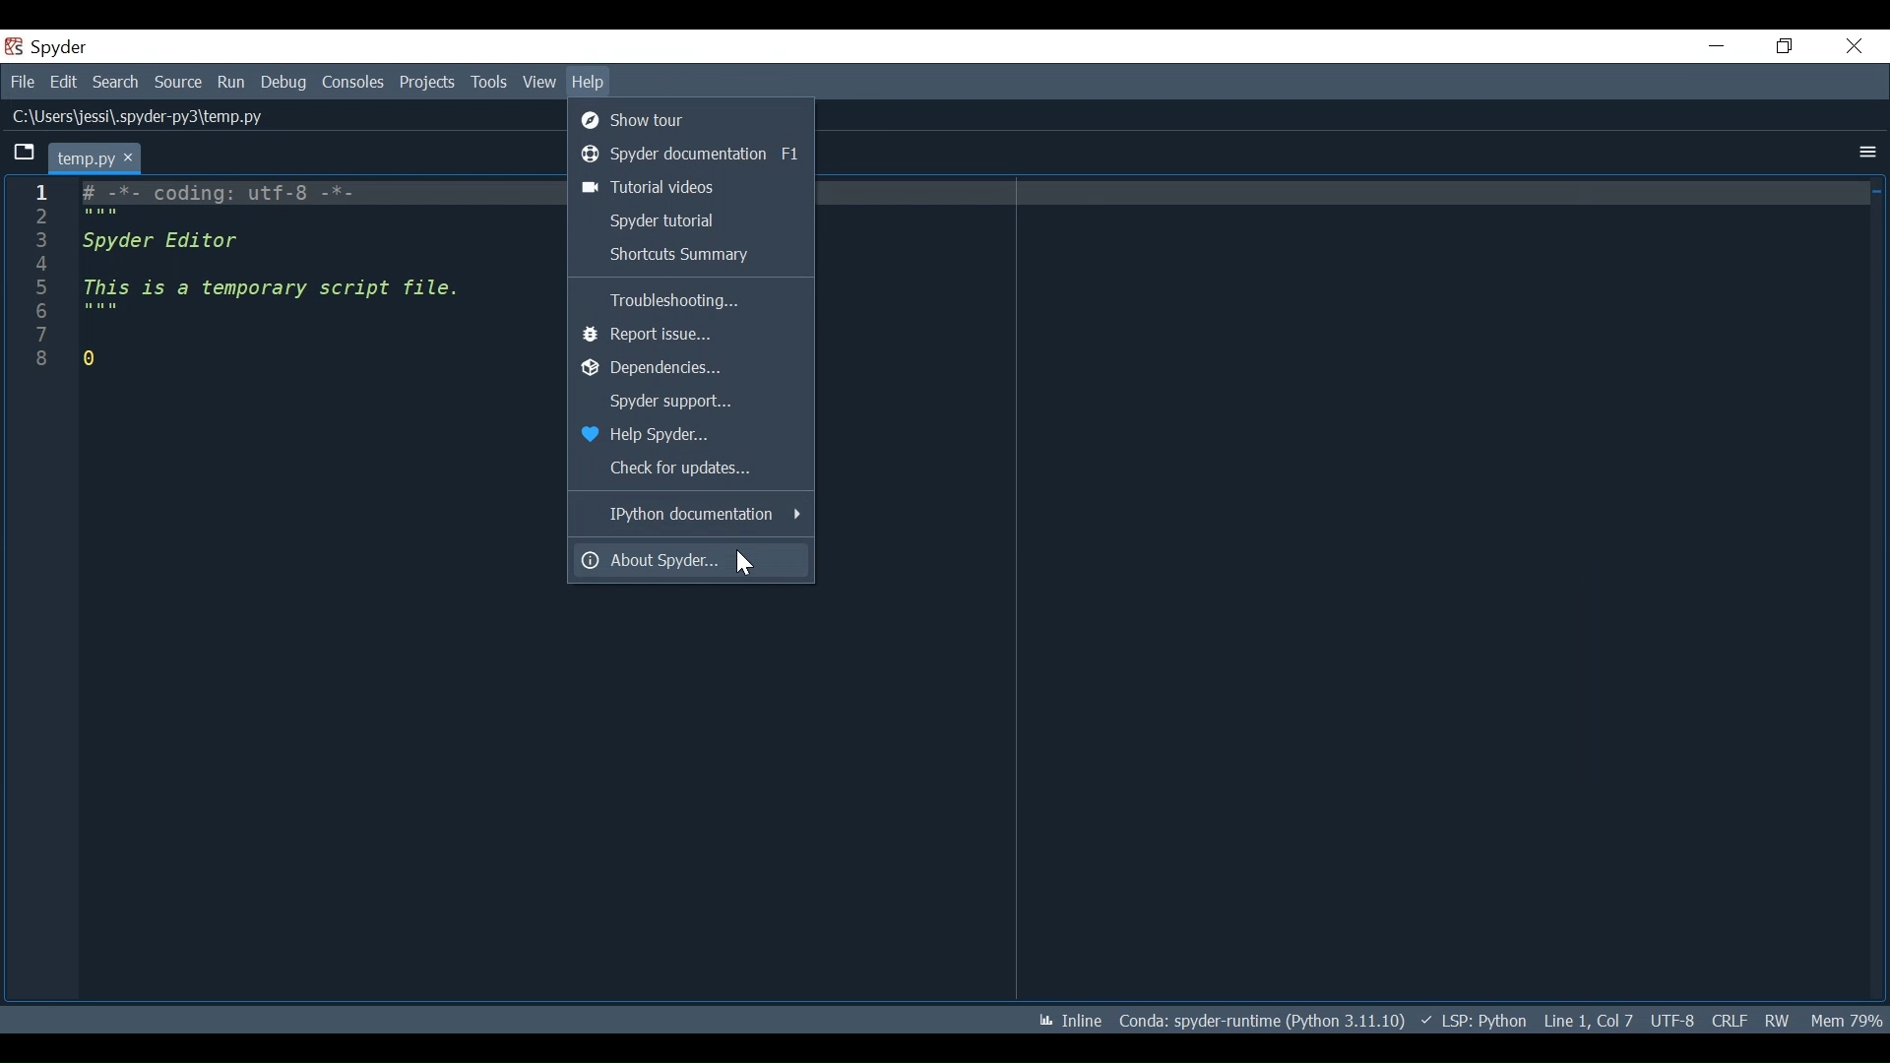 This screenshot has height=1063, width=1890. I want to click on Projects, so click(427, 83).